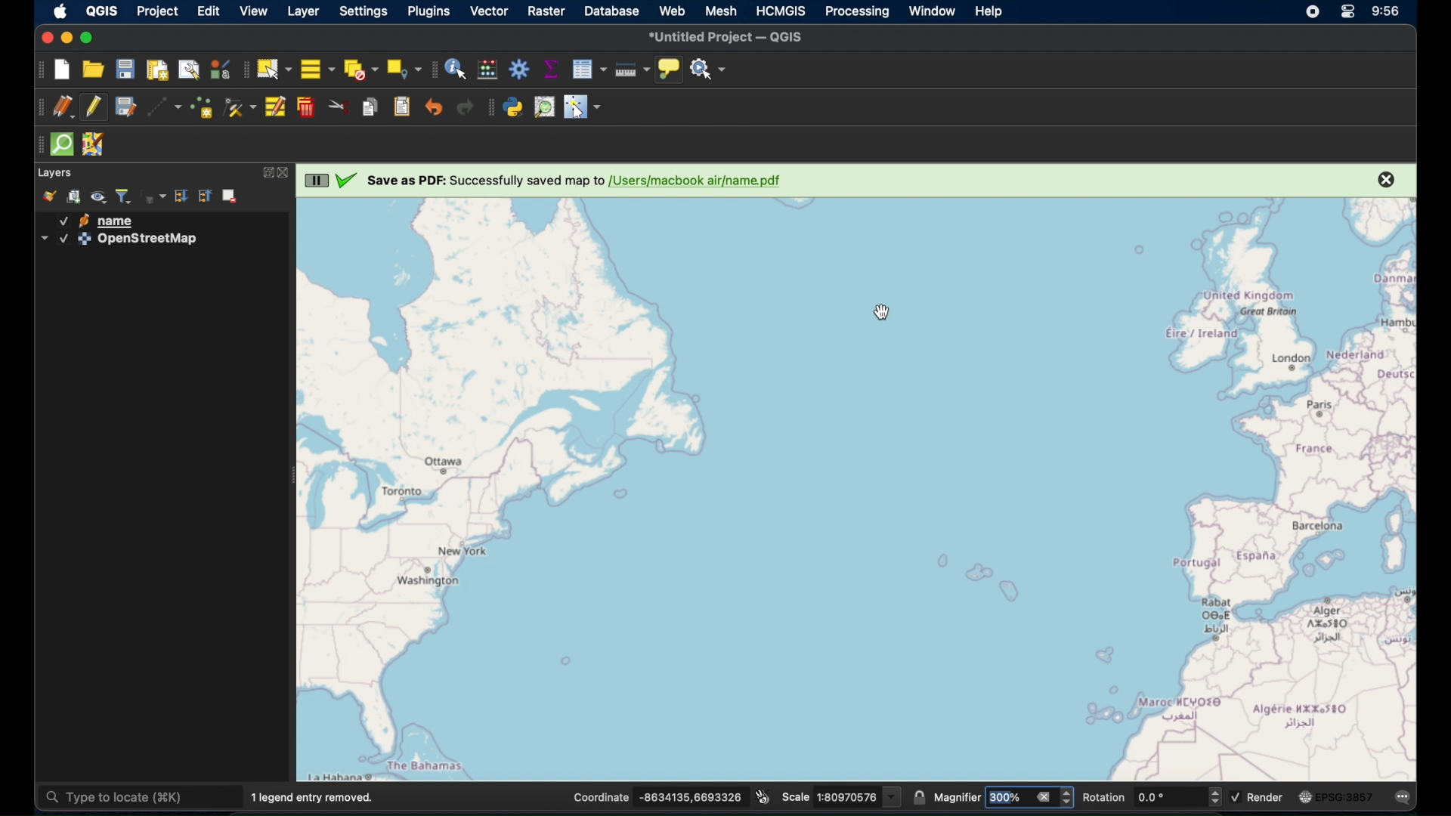 Image resolution: width=1451 pixels, height=816 pixels. Describe the element at coordinates (931, 11) in the screenshot. I see `window` at that location.